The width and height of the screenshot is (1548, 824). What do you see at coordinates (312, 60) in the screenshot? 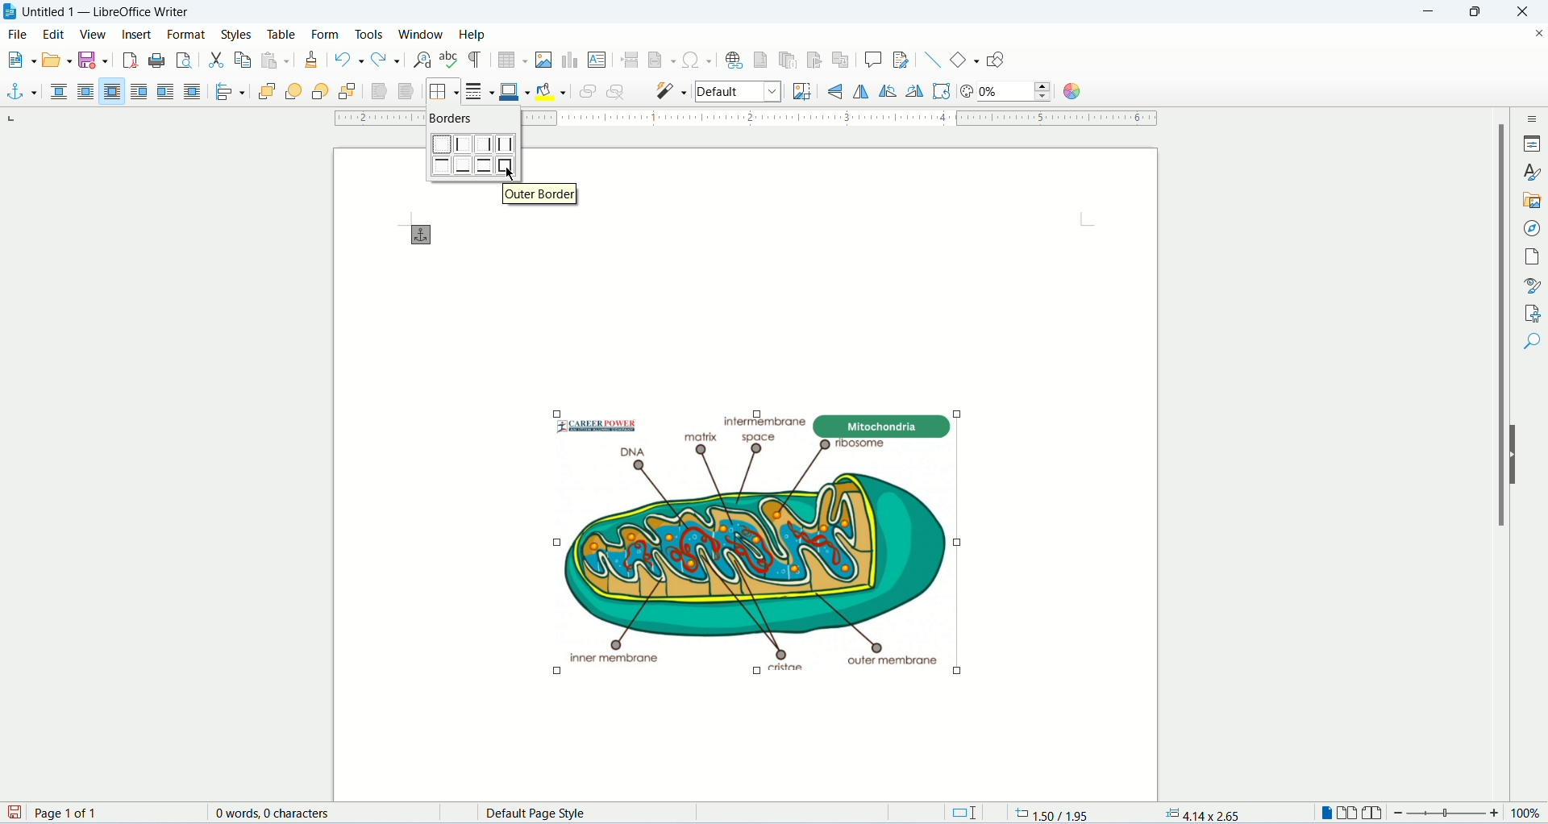
I see `clone formatting` at bounding box center [312, 60].